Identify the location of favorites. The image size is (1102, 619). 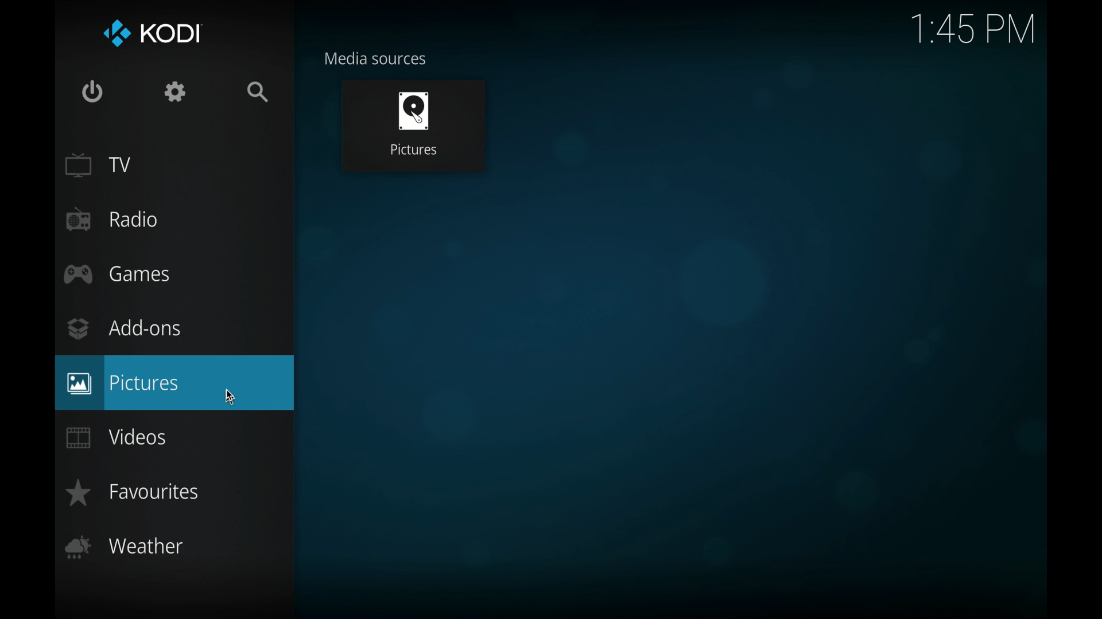
(130, 492).